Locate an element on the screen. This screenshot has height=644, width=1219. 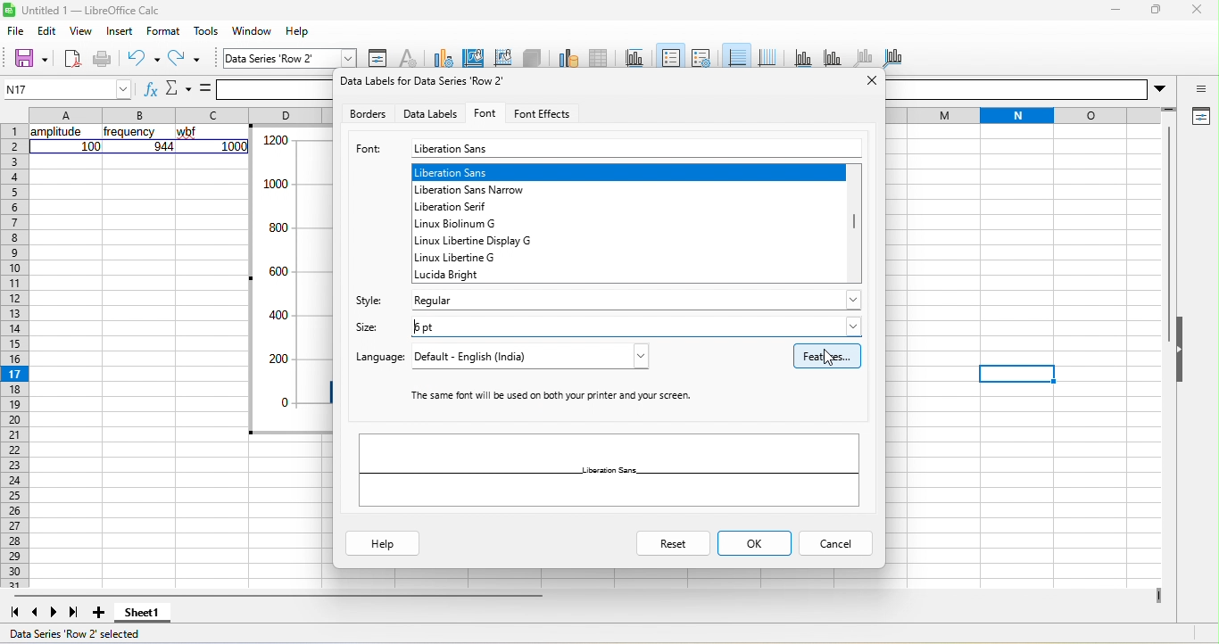
liberation sans is located at coordinates (628, 170).